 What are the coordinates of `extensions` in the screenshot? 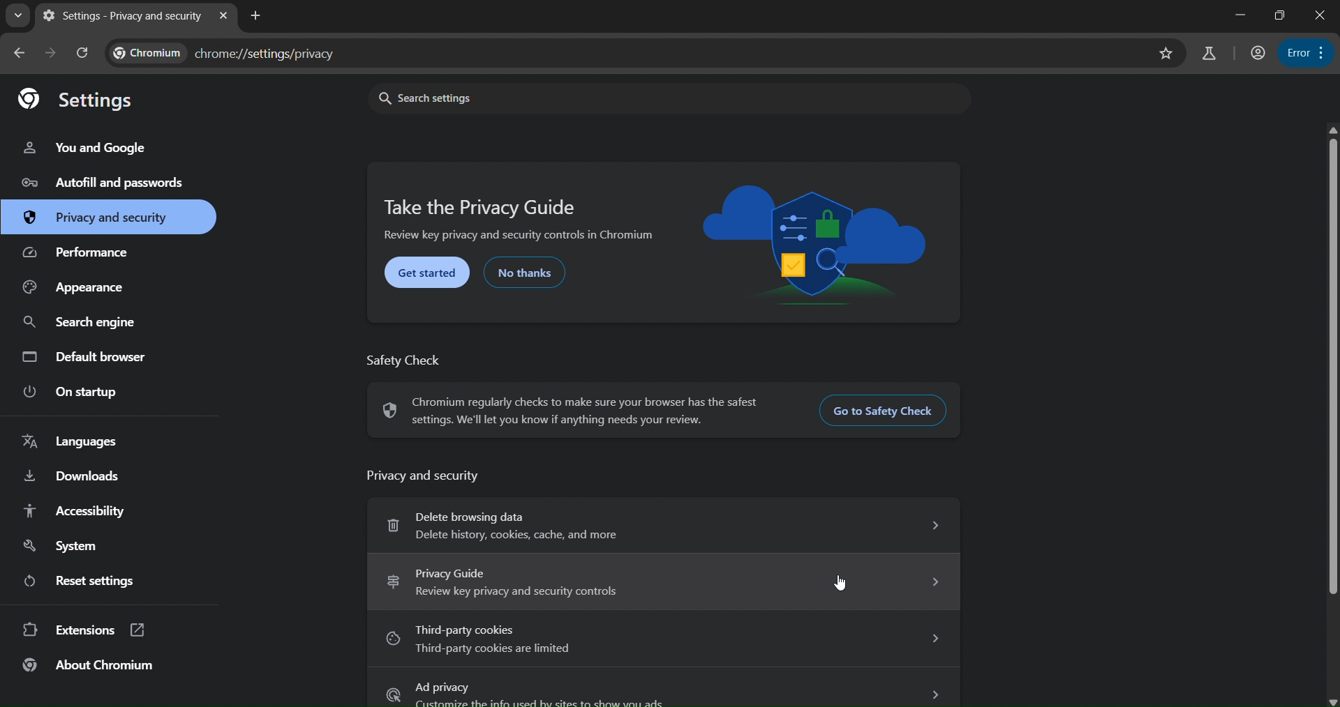 It's located at (84, 630).